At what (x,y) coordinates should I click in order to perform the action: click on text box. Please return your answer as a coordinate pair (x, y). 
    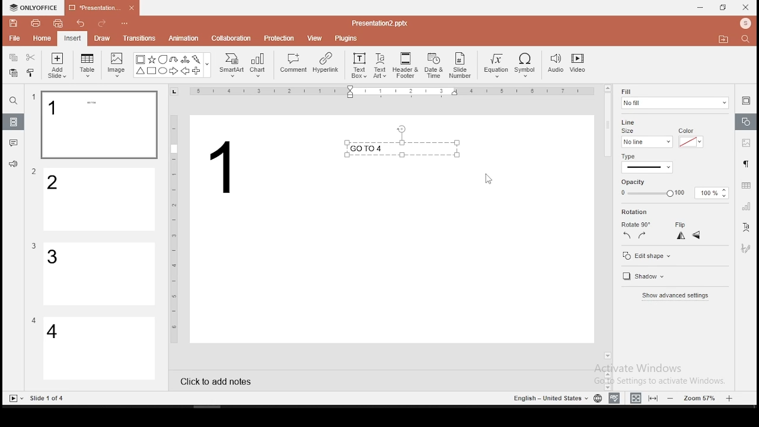
    Looking at the image, I should click on (358, 64).